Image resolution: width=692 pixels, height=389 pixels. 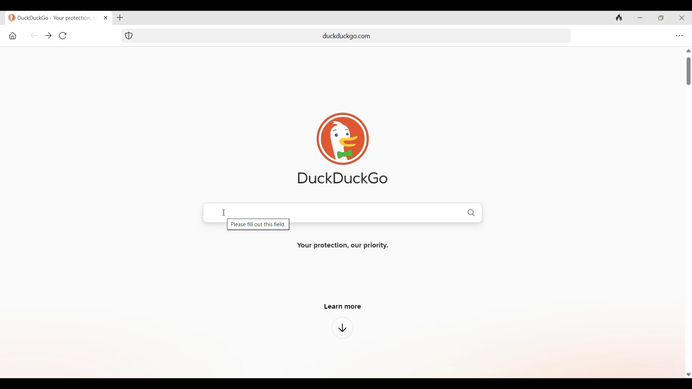 I want to click on Quick slide to top, so click(x=688, y=51).